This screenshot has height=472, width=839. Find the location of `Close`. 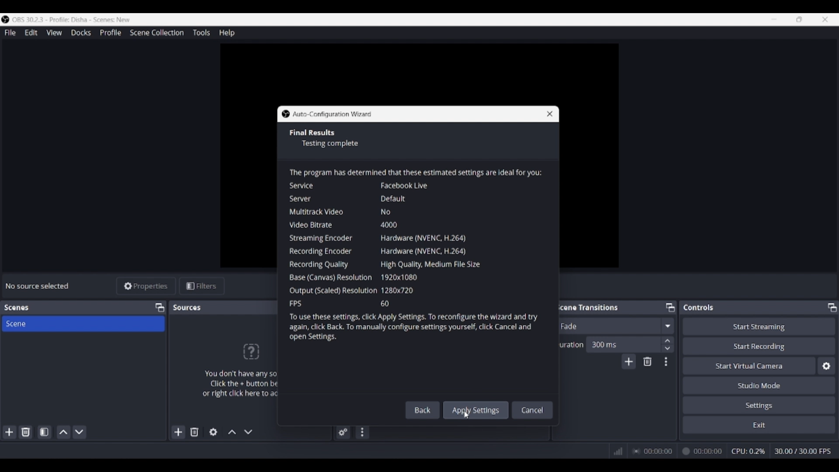

Close is located at coordinates (546, 113).